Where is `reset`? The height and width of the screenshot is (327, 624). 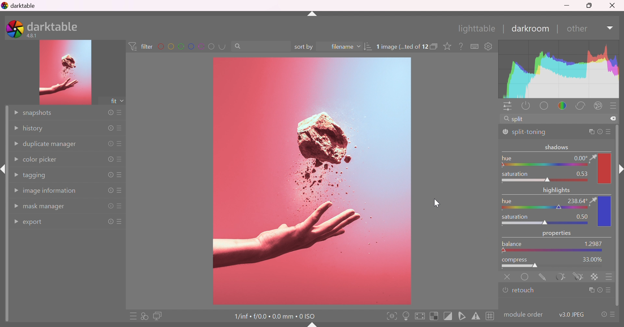
reset is located at coordinates (110, 144).